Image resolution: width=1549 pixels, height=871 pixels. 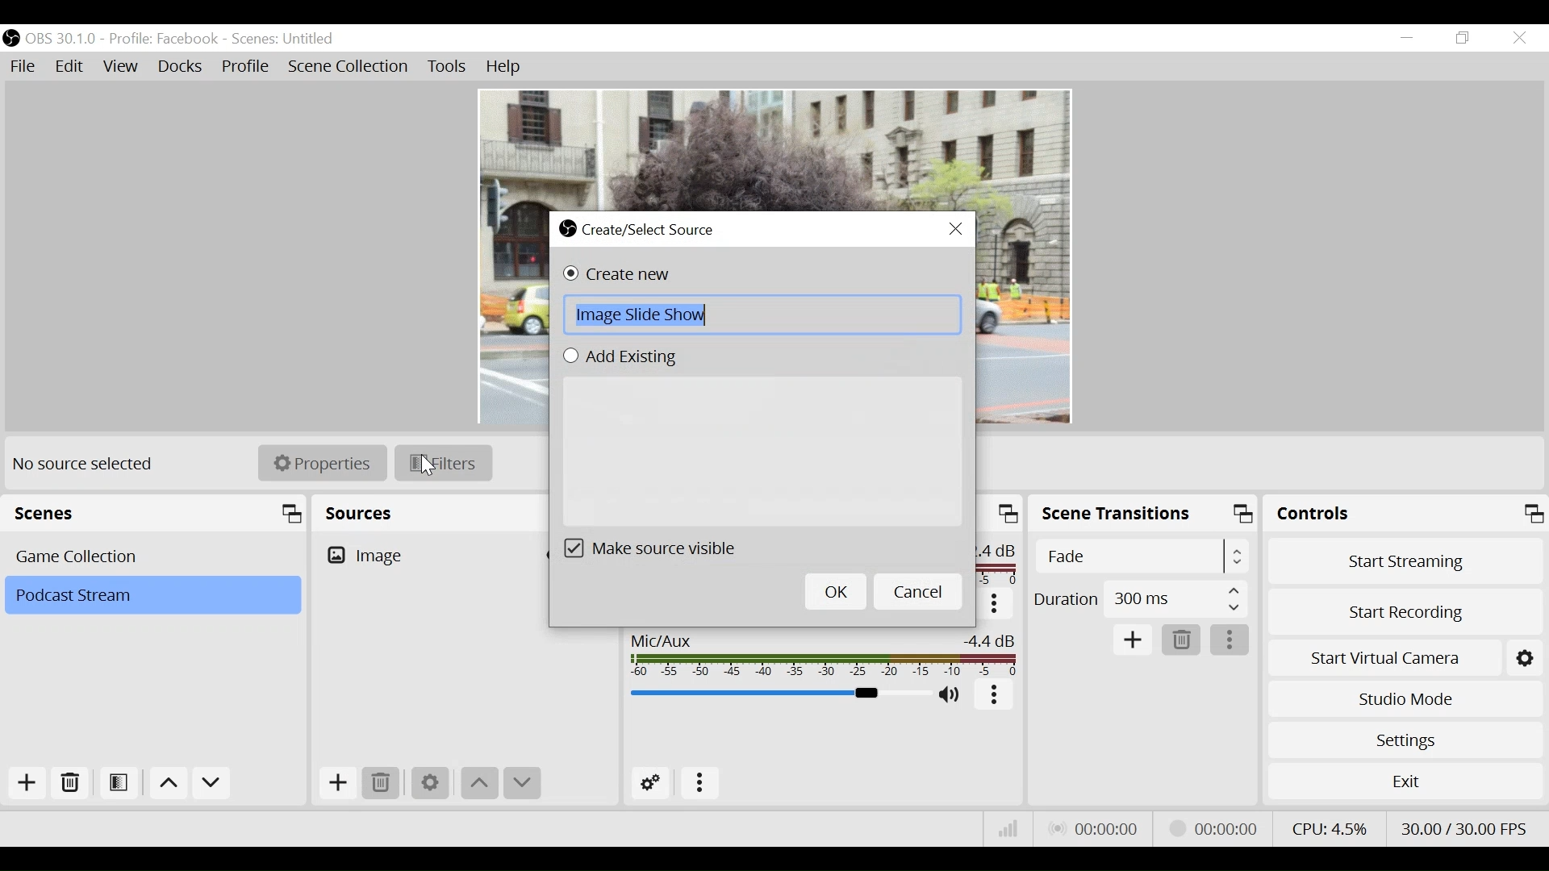 What do you see at coordinates (211, 786) in the screenshot?
I see `Move Down` at bounding box center [211, 786].